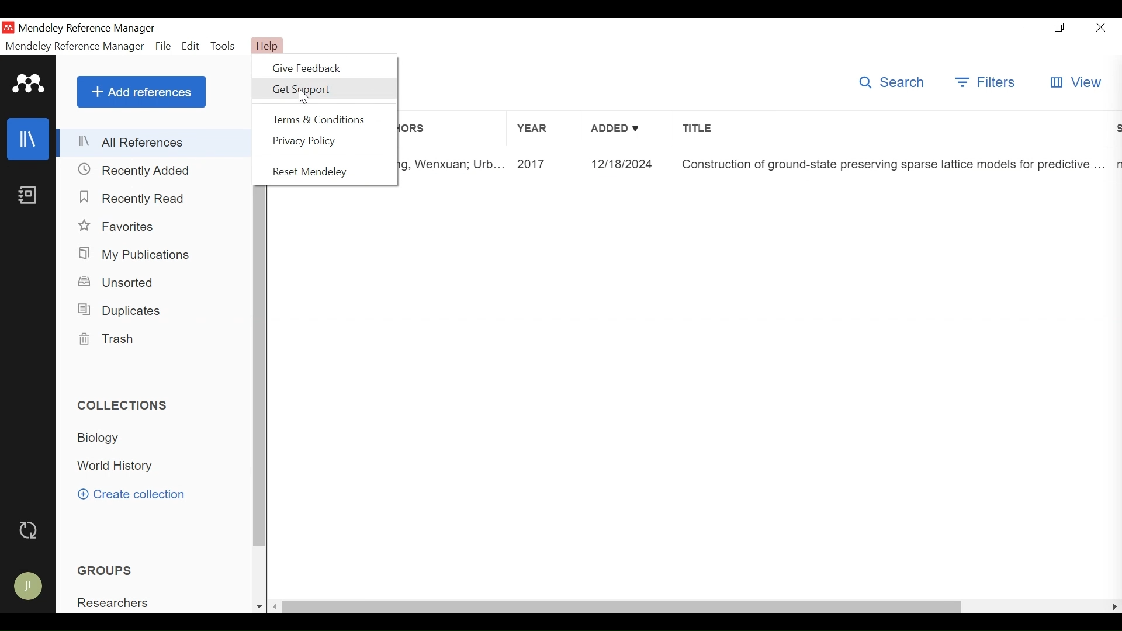  I want to click on Trash, so click(110, 338).